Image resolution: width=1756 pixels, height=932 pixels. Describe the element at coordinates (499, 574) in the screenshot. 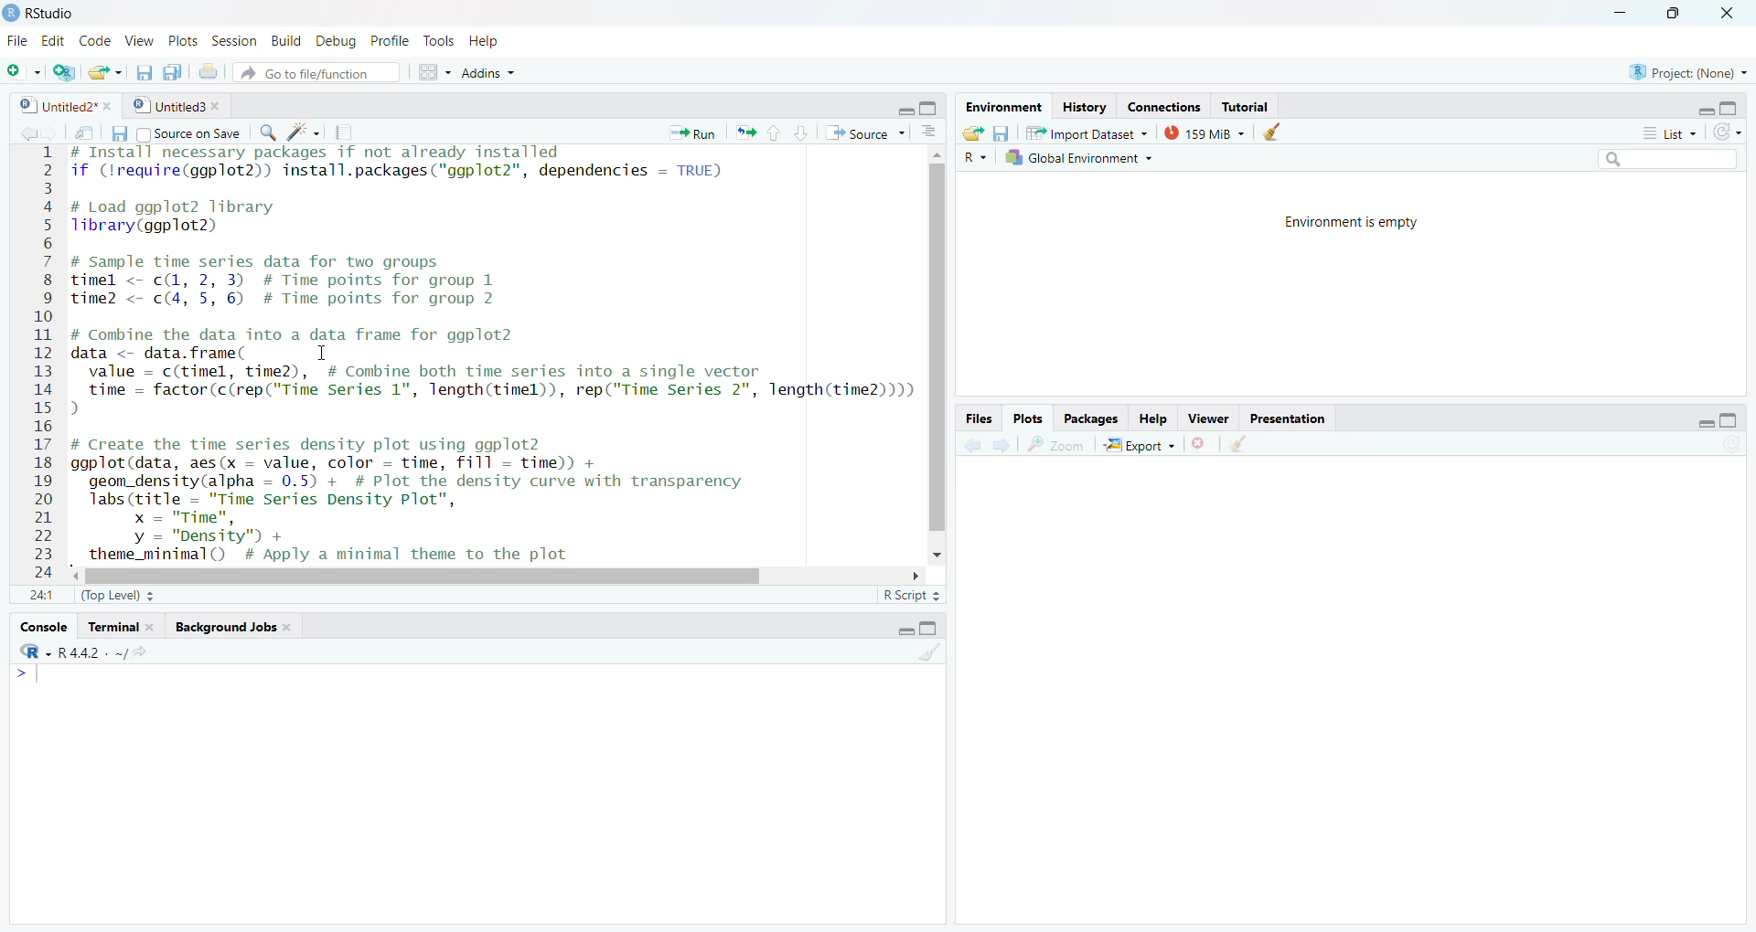

I see `Scroll` at that location.